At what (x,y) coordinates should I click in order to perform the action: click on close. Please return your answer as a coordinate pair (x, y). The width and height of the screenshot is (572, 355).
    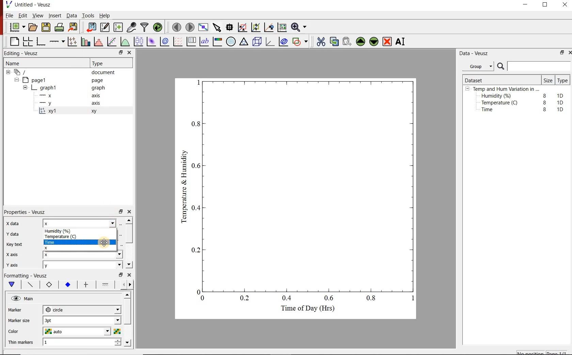
    Looking at the image, I should click on (569, 52).